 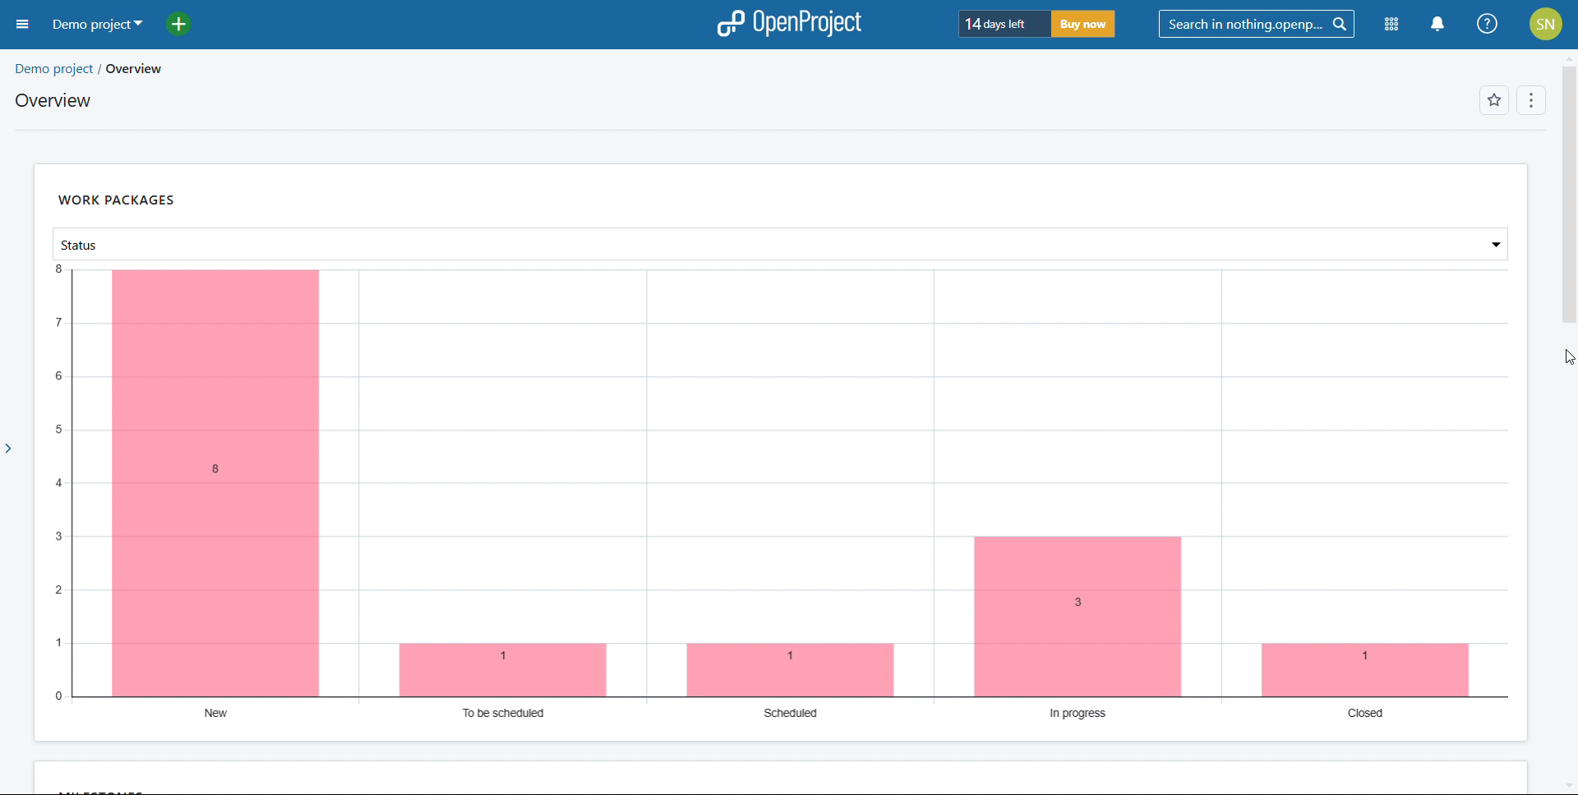 I want to click on work packages, so click(x=117, y=200).